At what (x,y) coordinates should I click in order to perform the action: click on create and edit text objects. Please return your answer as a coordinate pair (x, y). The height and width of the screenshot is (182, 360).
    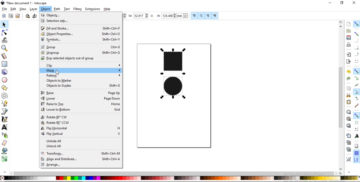
    Looking at the image, I should click on (4, 127).